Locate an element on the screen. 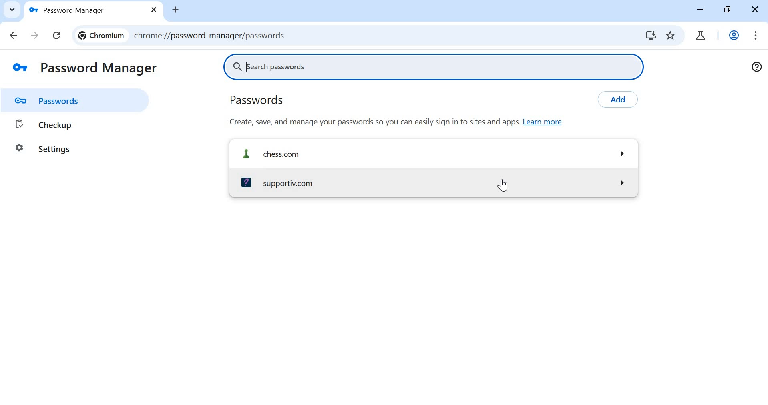 This screenshot has width=768, height=405. checkup is located at coordinates (70, 124).